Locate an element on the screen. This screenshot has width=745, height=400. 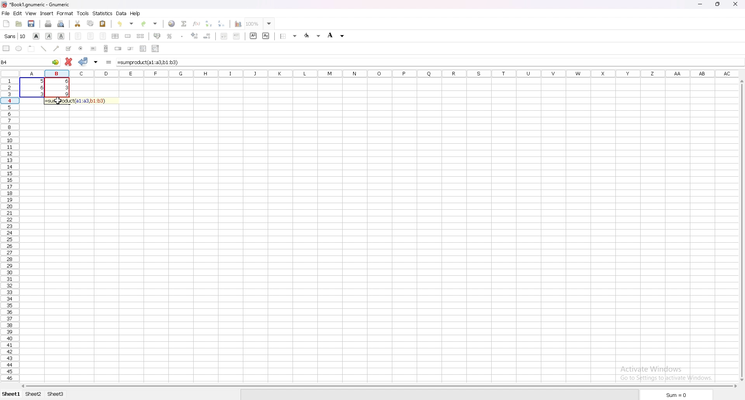
close is located at coordinates (735, 3).